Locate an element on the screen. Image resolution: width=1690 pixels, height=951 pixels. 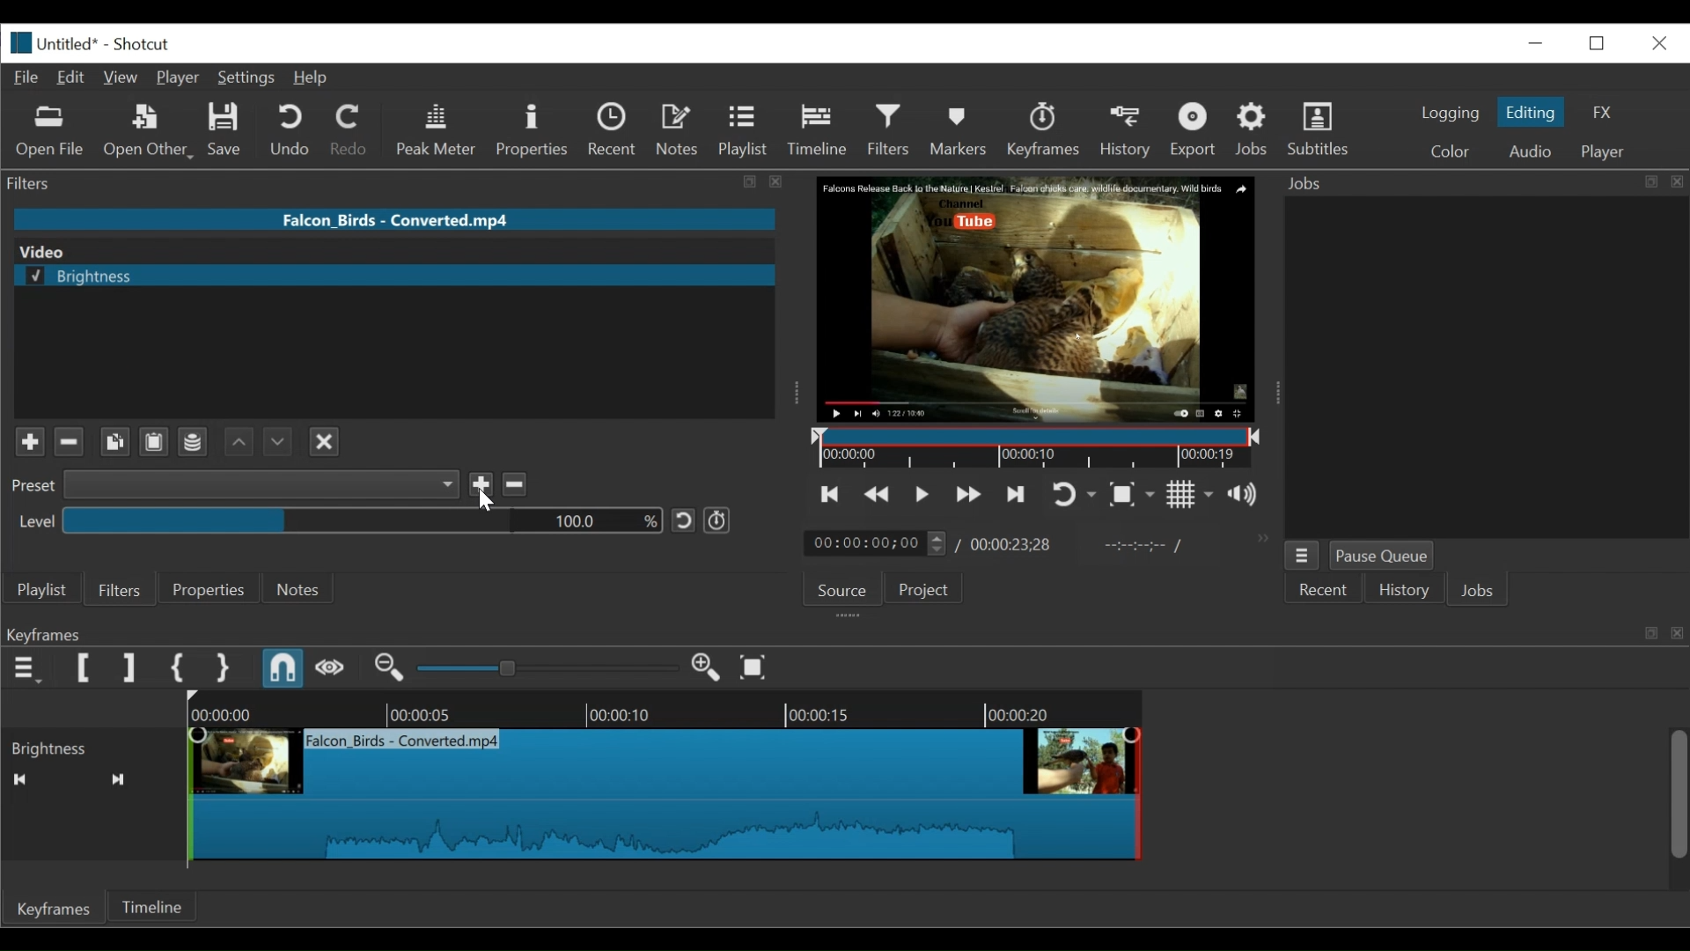
Source is located at coordinates (842, 590).